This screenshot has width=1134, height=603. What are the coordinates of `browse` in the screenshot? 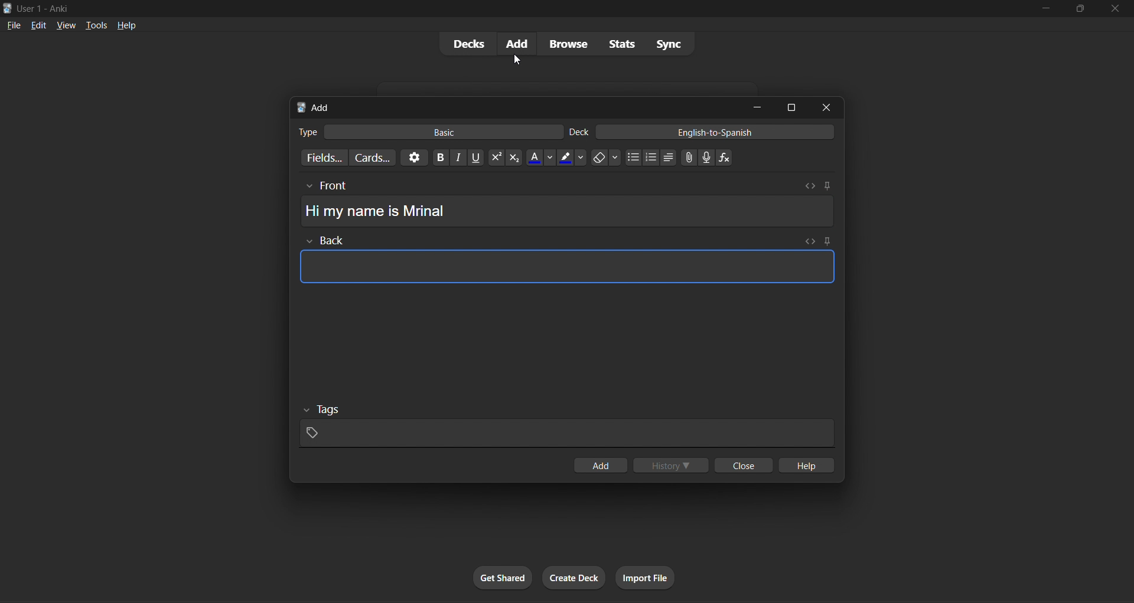 It's located at (567, 42).